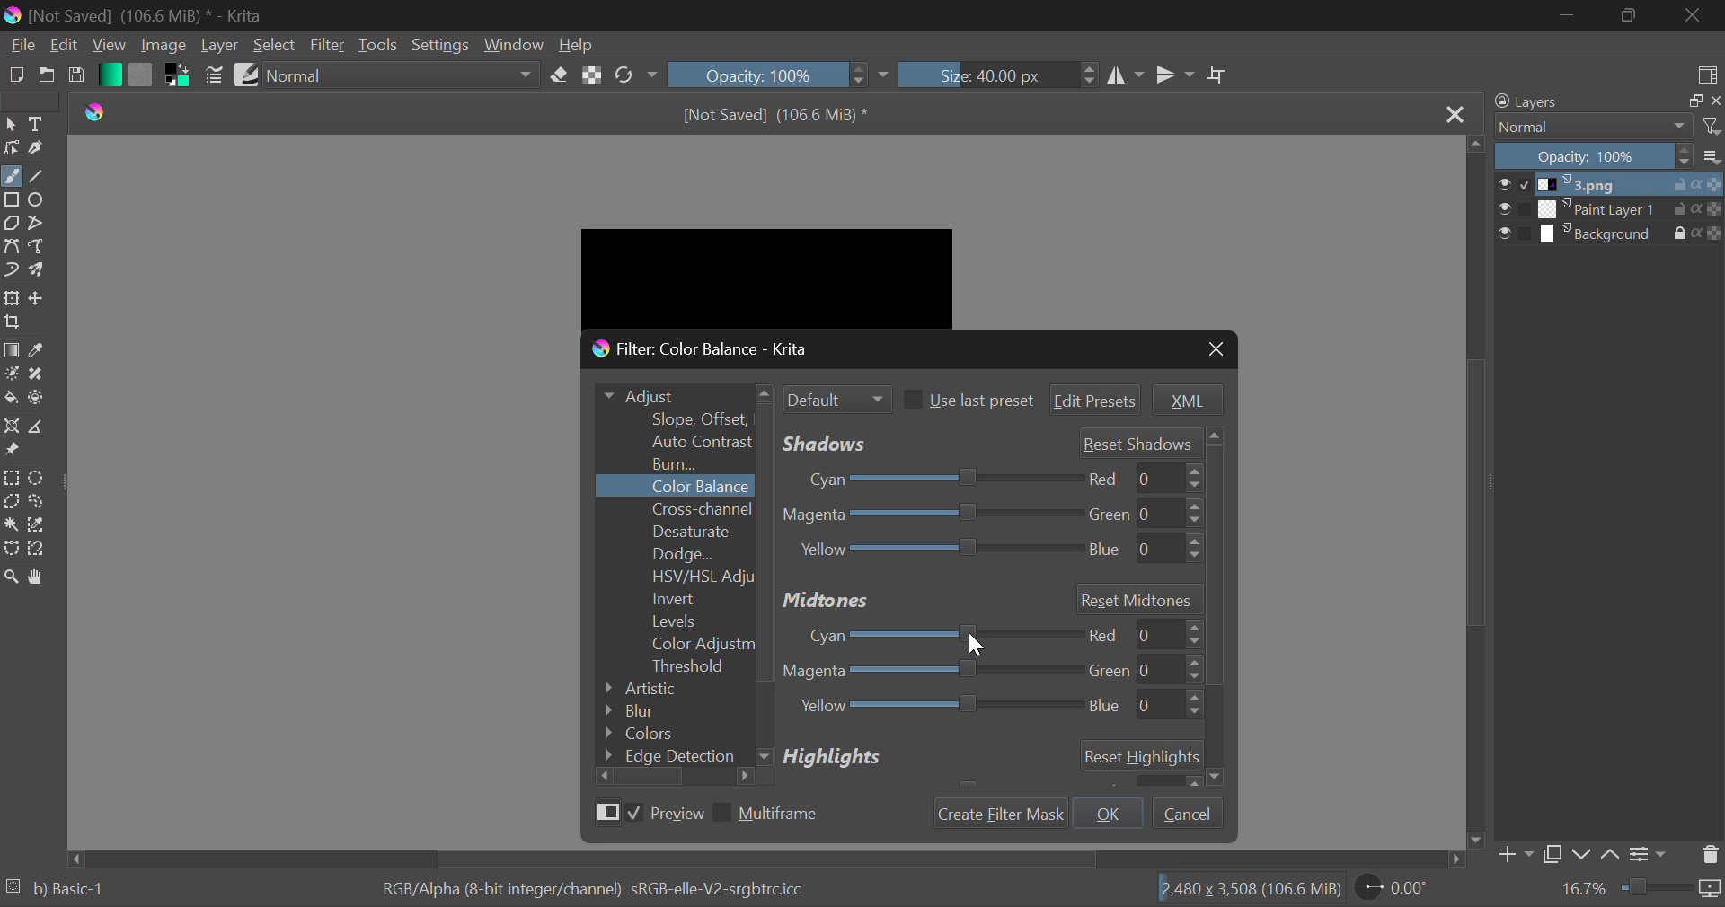 This screenshot has width=1725, height=907. Describe the element at coordinates (668, 733) in the screenshot. I see `Colors` at that location.